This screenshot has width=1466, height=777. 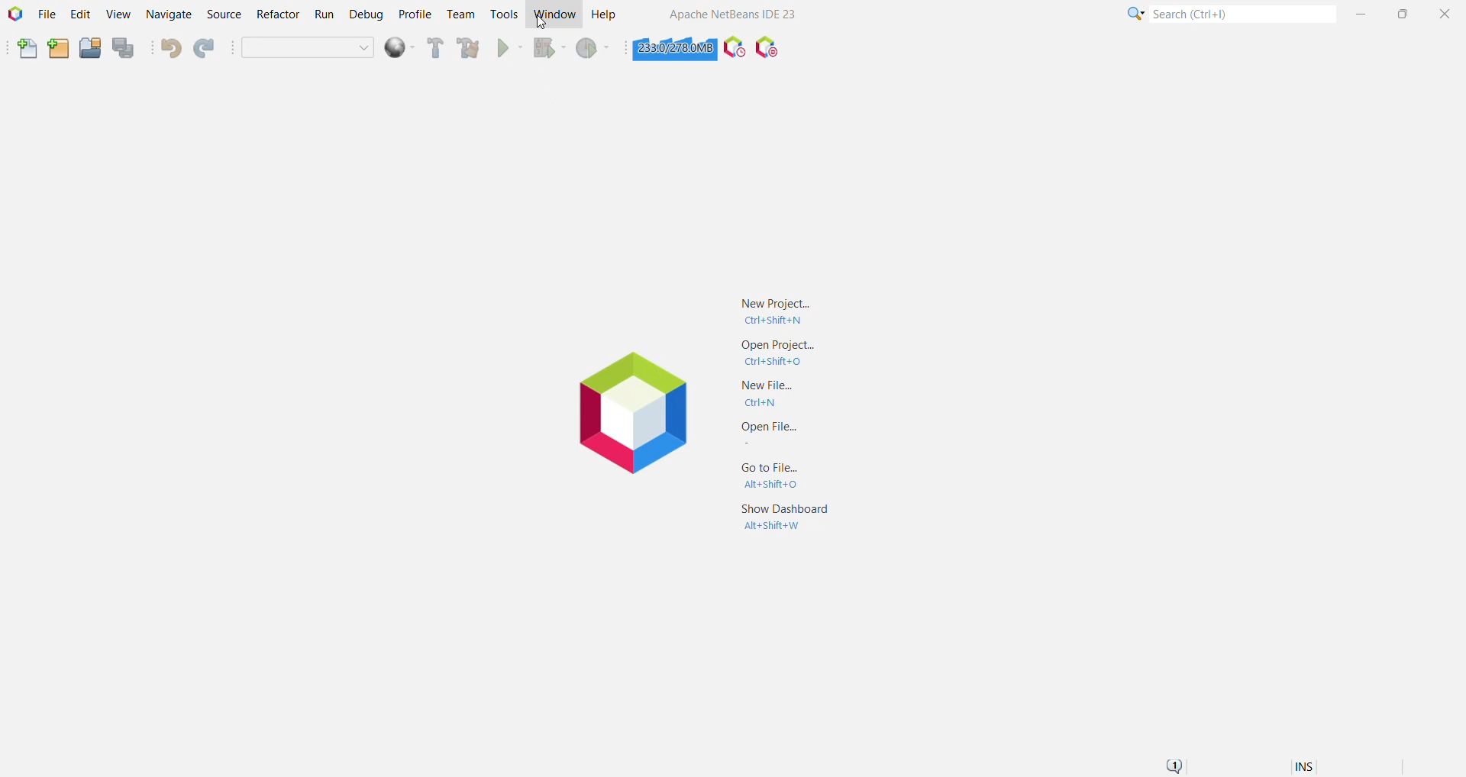 What do you see at coordinates (510, 49) in the screenshot?
I see `Run Project` at bounding box center [510, 49].